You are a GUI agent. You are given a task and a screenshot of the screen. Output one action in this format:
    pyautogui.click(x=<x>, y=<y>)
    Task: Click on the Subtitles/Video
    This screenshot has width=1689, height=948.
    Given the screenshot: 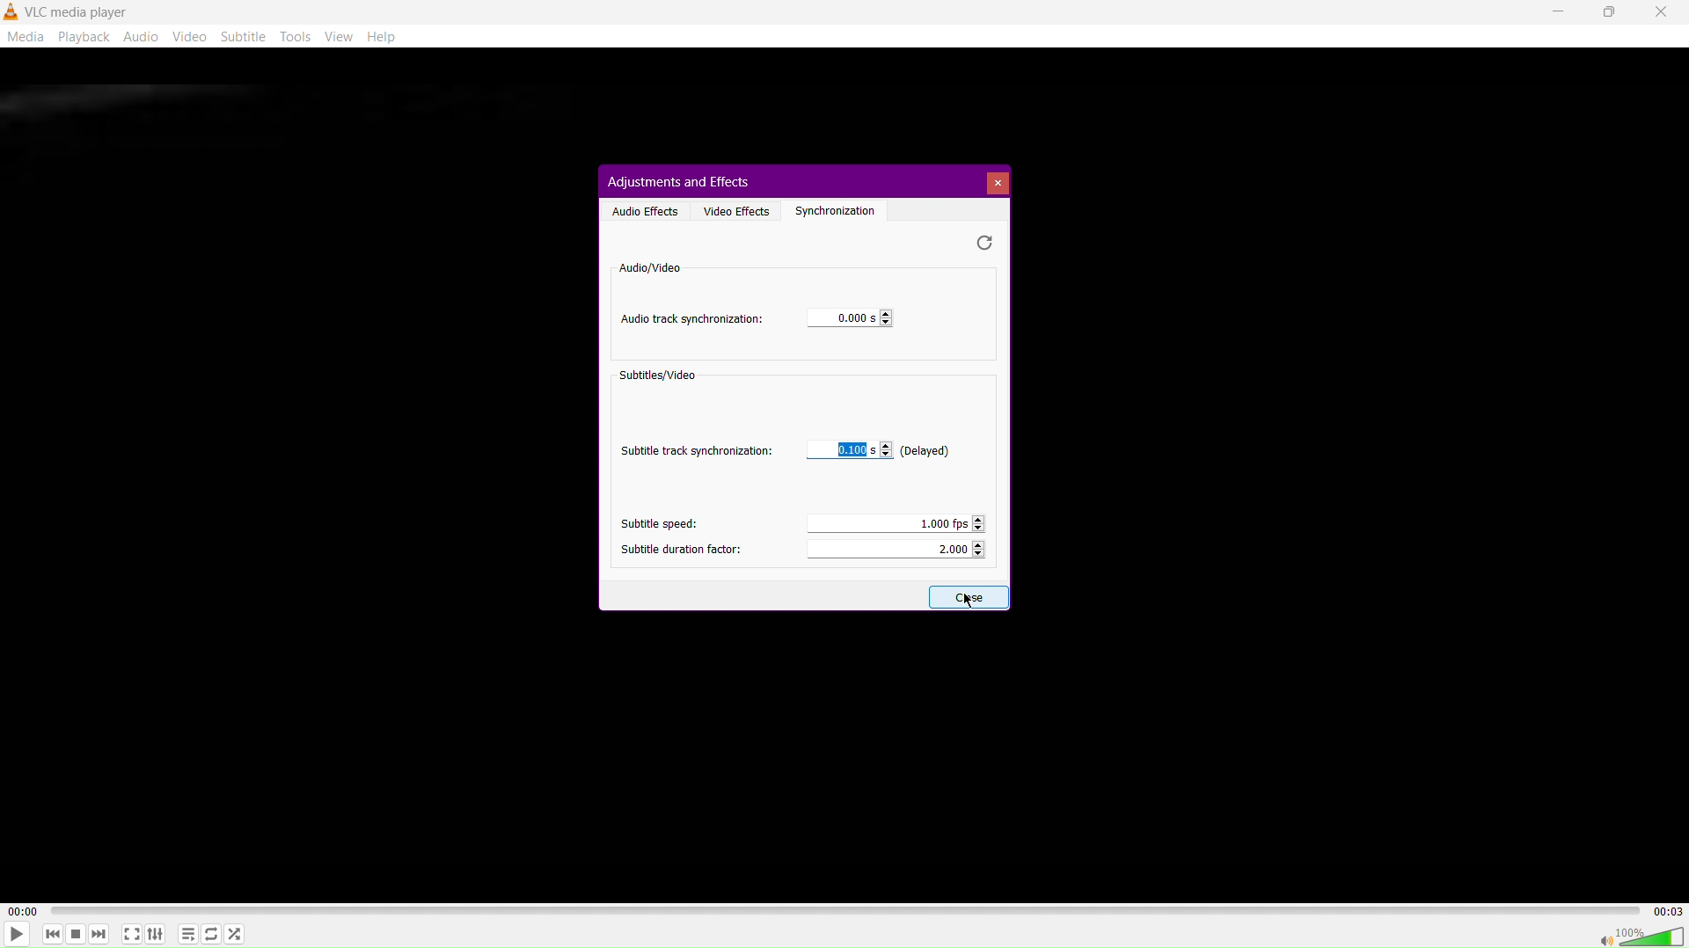 What is the action you would take?
    pyautogui.click(x=661, y=378)
    